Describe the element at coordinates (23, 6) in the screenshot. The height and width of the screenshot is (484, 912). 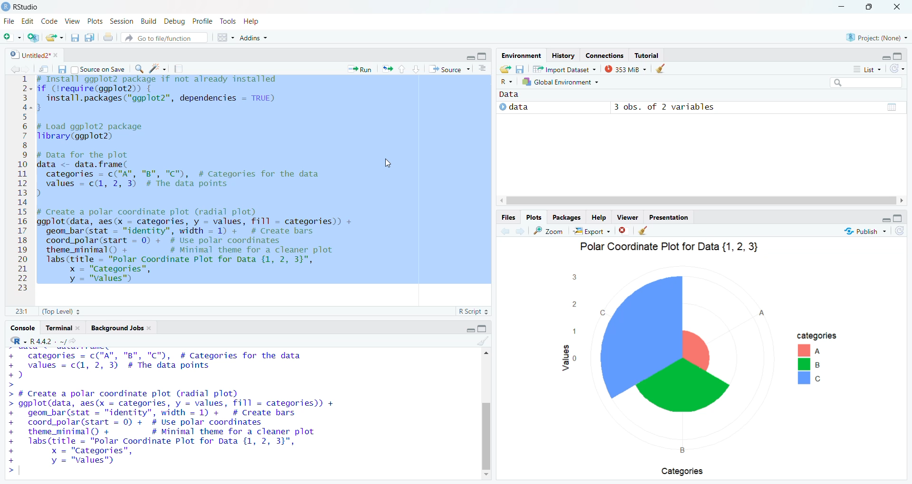
I see ` RStudio` at that location.